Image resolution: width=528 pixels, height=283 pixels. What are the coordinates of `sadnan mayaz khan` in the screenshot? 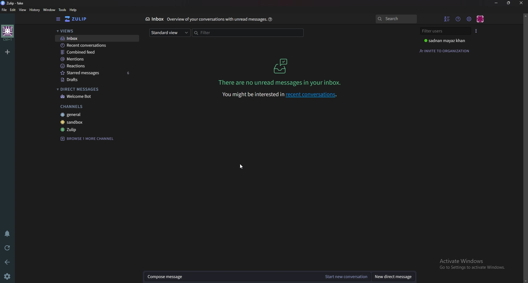 It's located at (445, 41).